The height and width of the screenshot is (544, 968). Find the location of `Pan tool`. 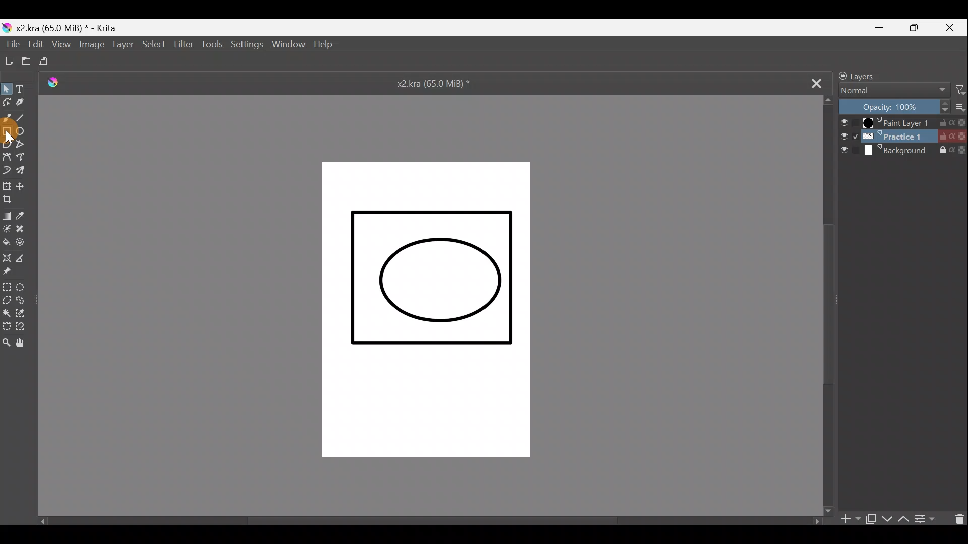

Pan tool is located at coordinates (24, 342).